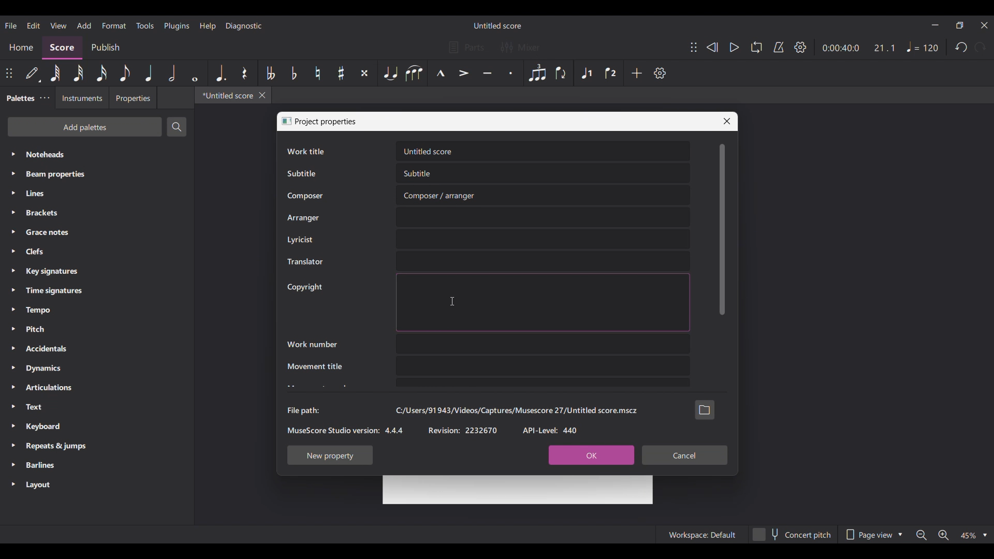 The image size is (994, 559). I want to click on Parts settings, so click(467, 47).